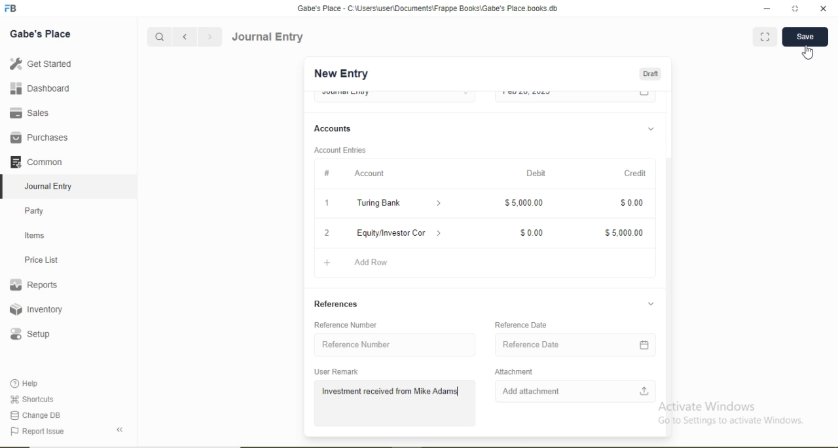 The height and width of the screenshot is (448, 838). I want to click on Shortcuts, so click(31, 399).